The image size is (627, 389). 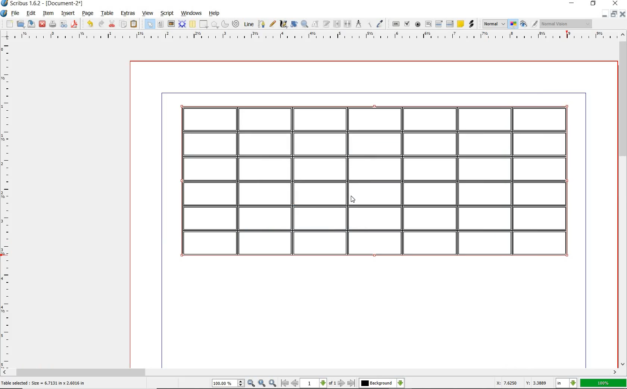 I want to click on eye dropper, so click(x=380, y=23).